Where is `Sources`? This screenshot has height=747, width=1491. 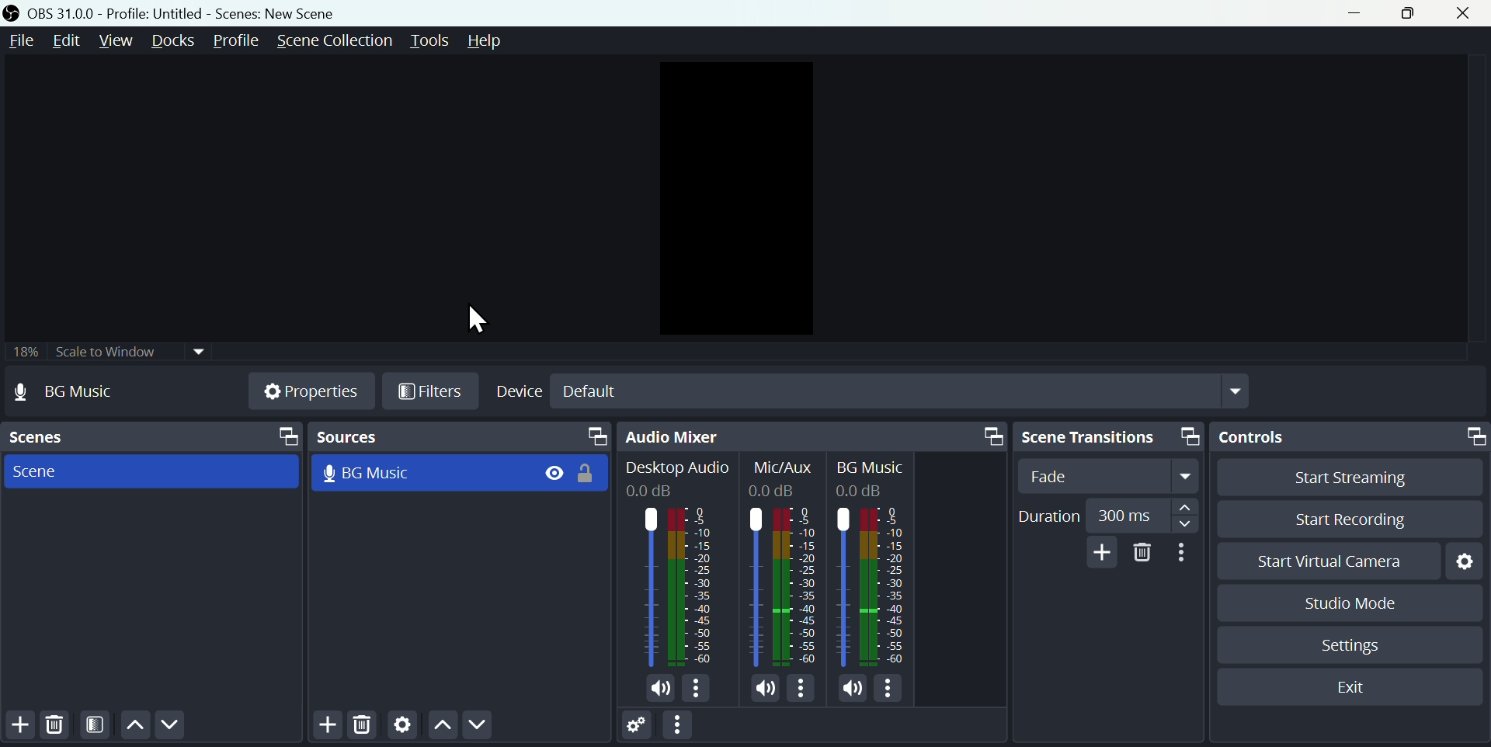
Sources is located at coordinates (459, 438).